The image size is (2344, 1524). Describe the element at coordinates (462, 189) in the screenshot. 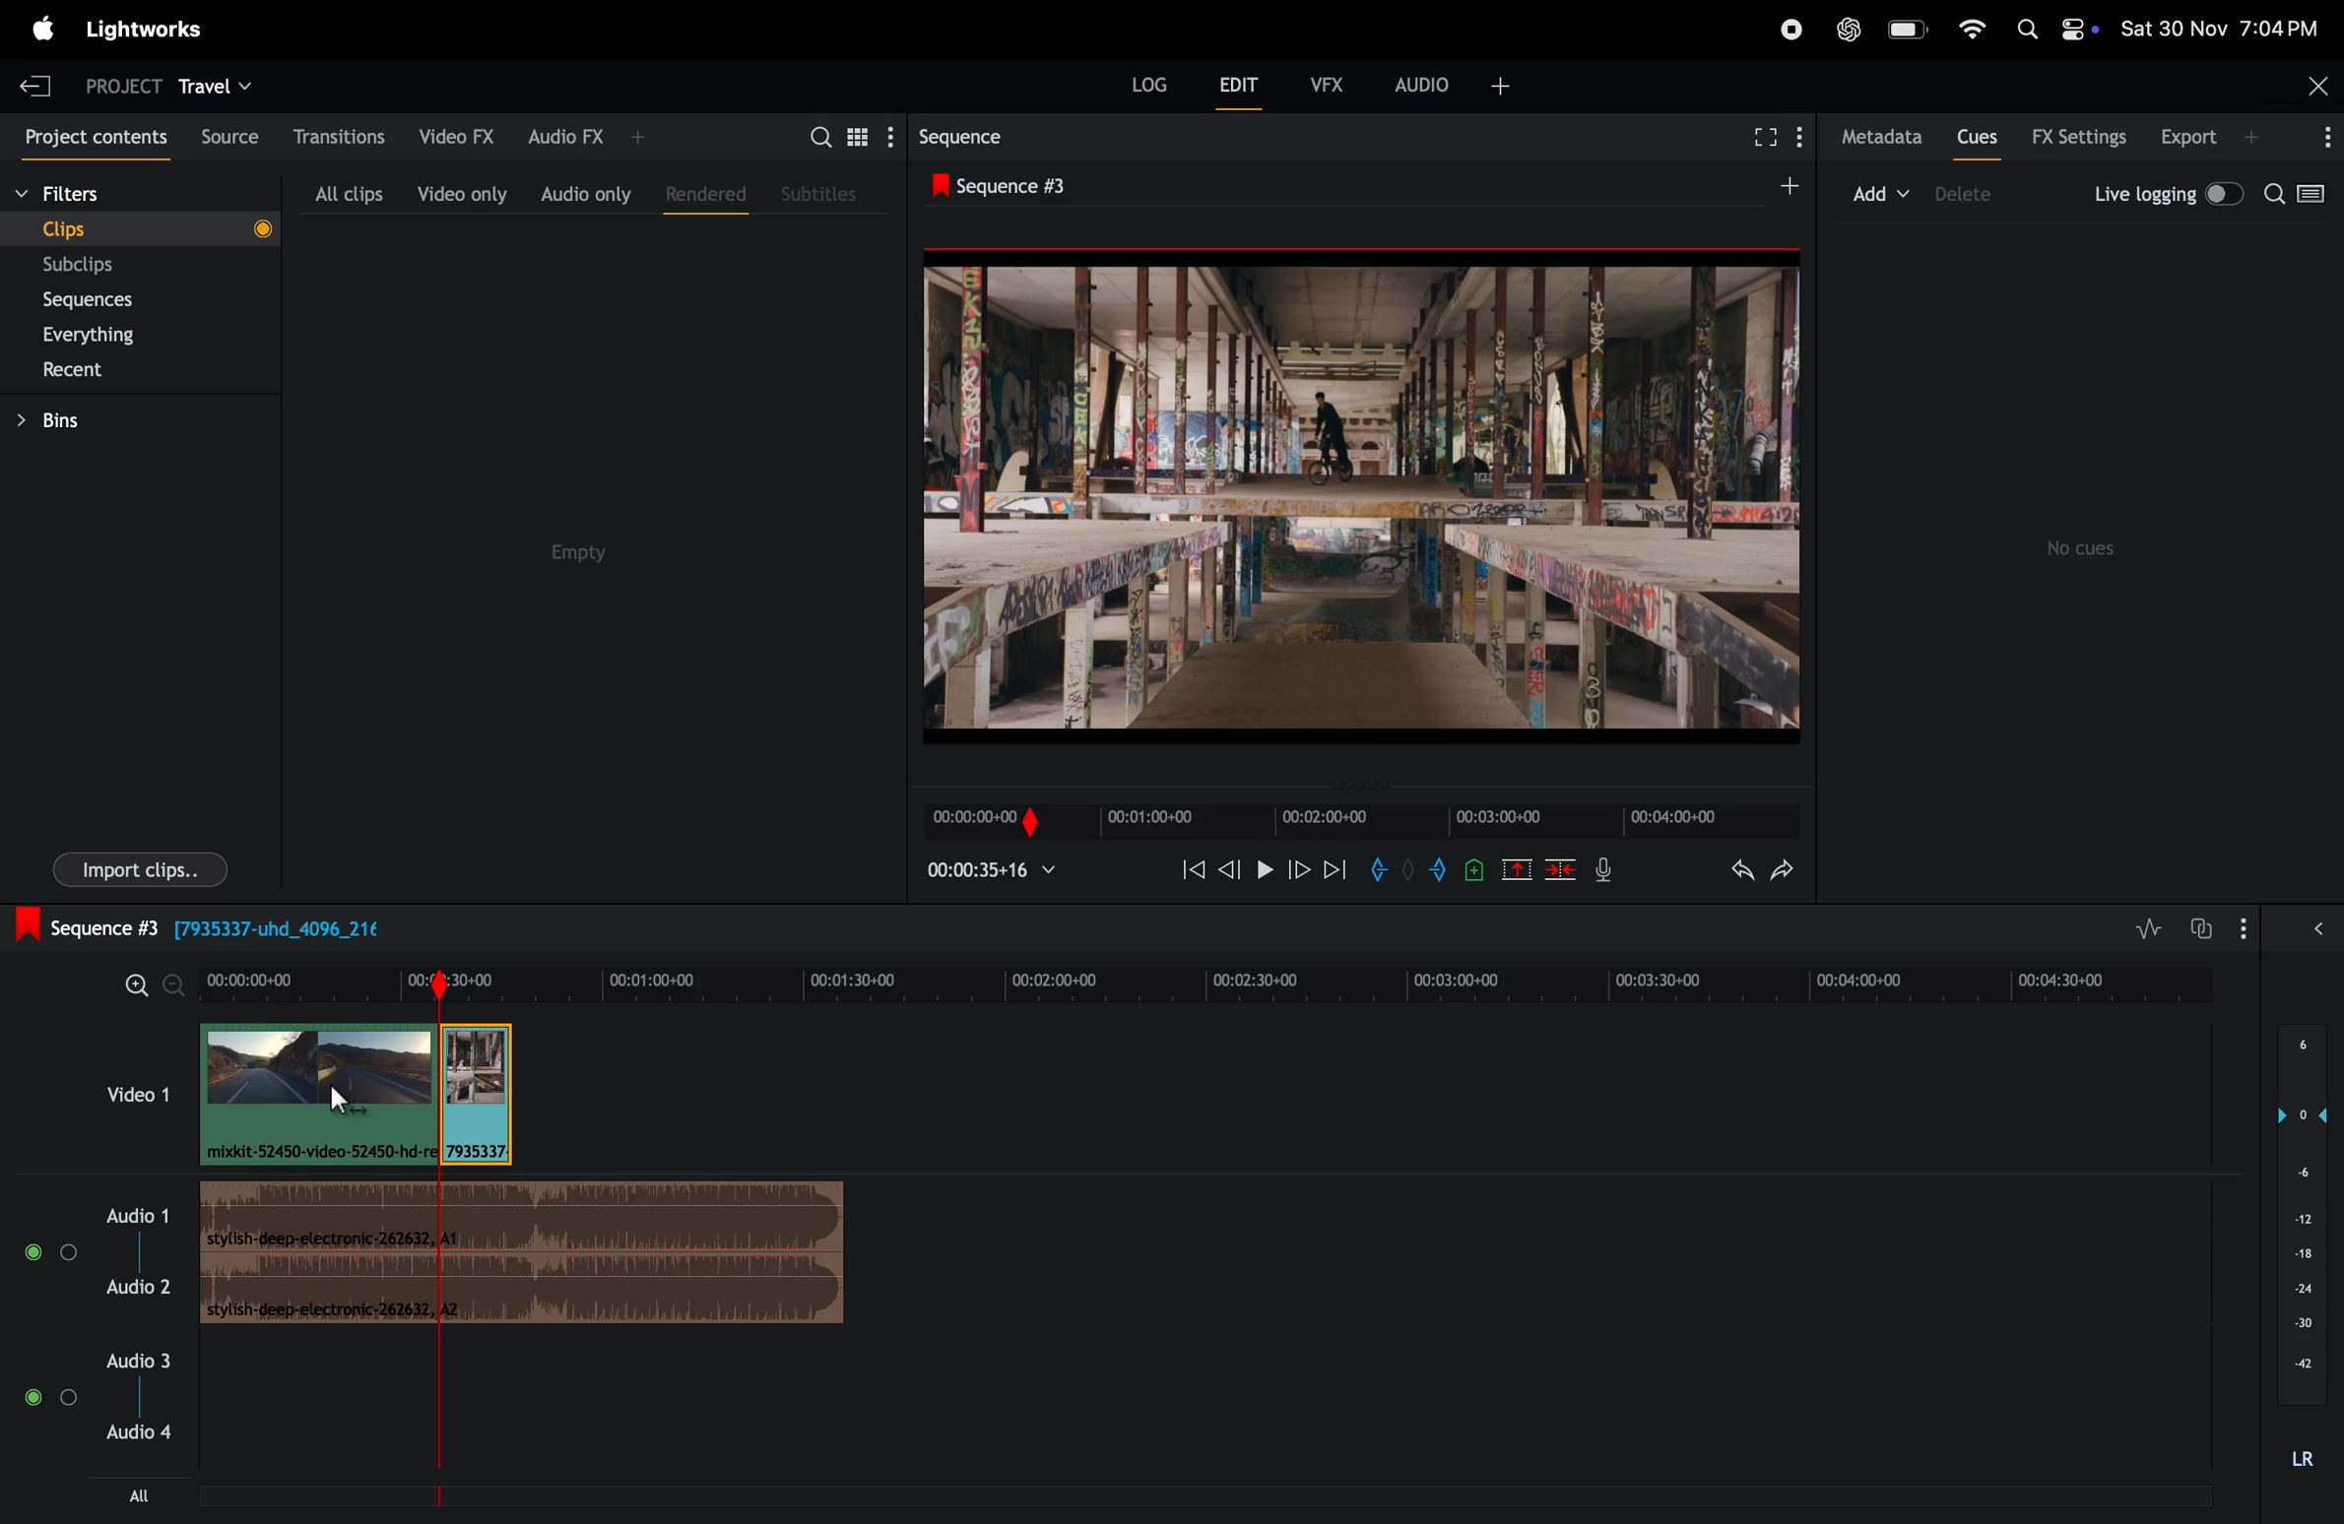

I see `videos only` at that location.